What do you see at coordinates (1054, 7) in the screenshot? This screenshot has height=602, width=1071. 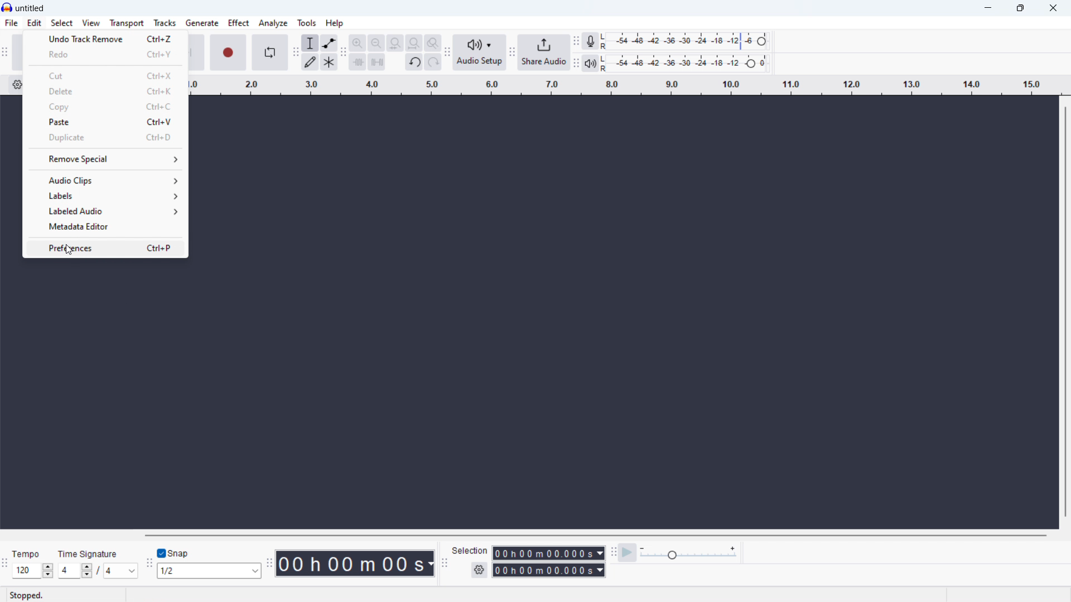 I see `close` at bounding box center [1054, 7].